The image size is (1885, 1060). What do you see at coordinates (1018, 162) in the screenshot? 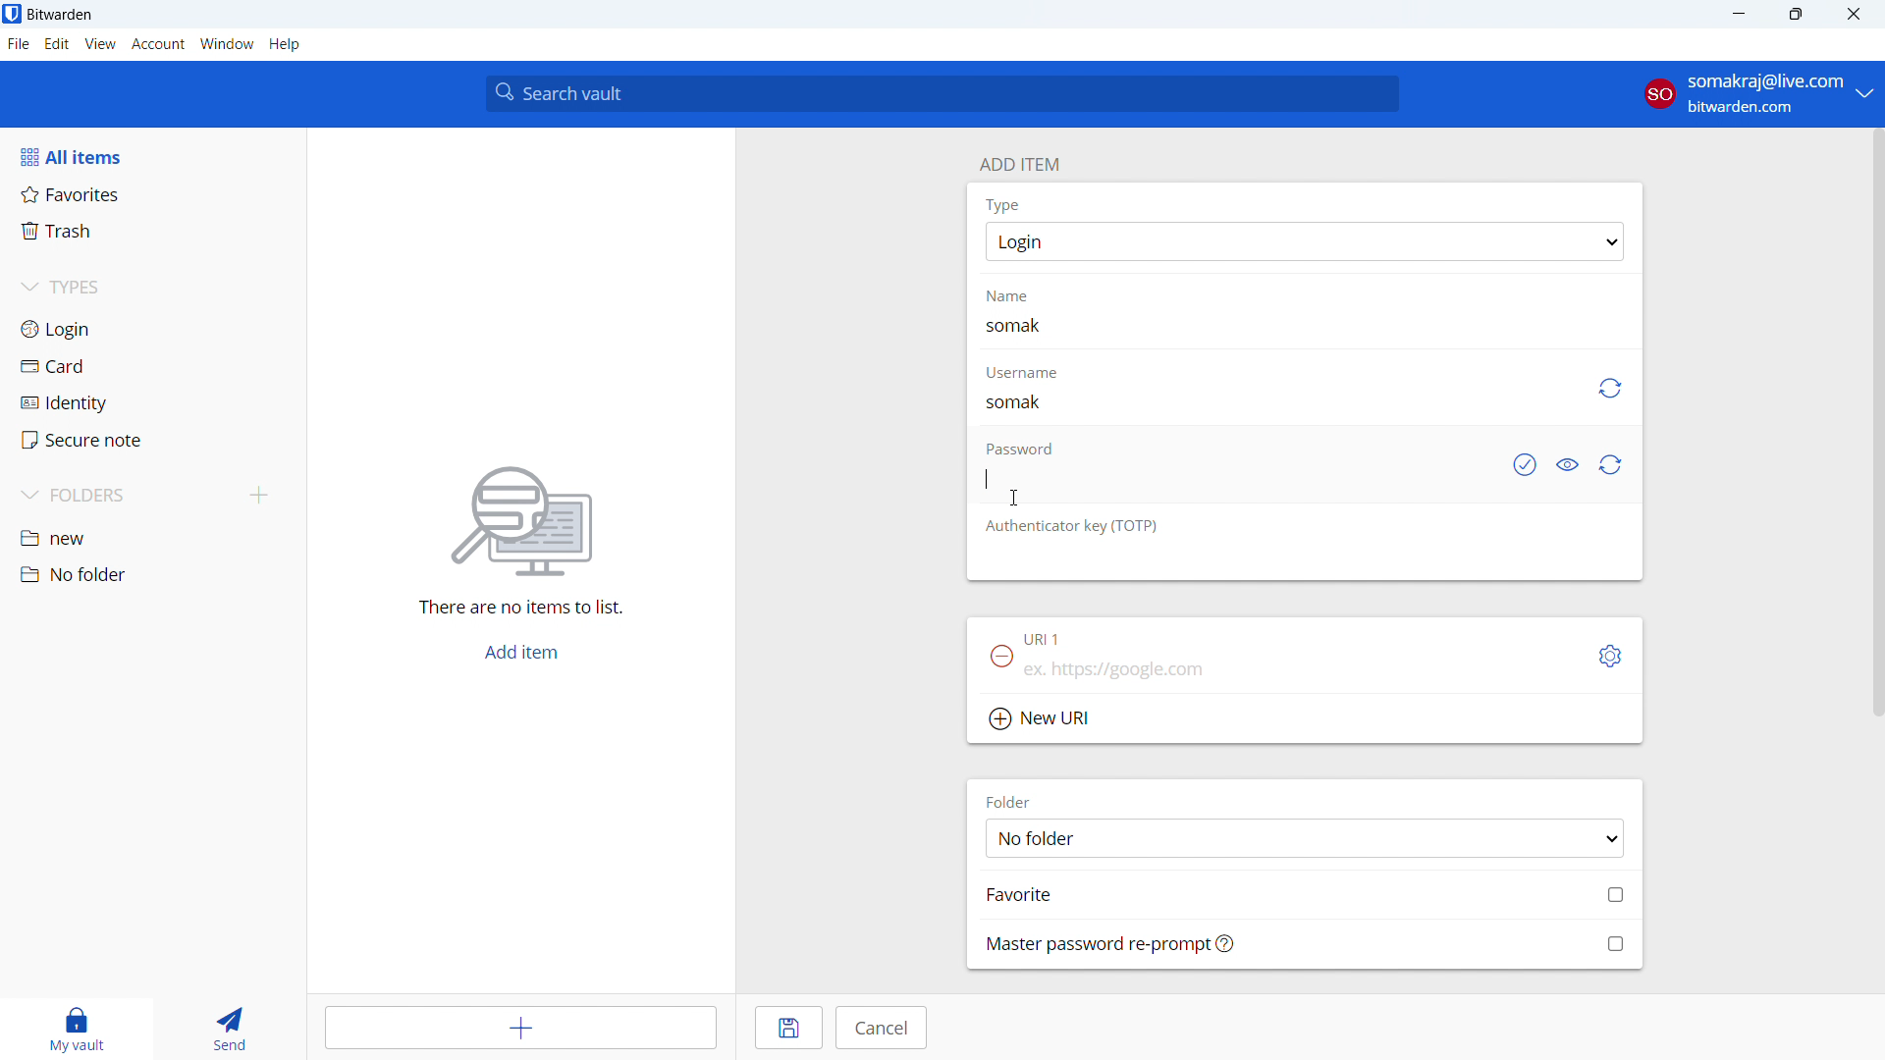
I see `add item` at bounding box center [1018, 162].